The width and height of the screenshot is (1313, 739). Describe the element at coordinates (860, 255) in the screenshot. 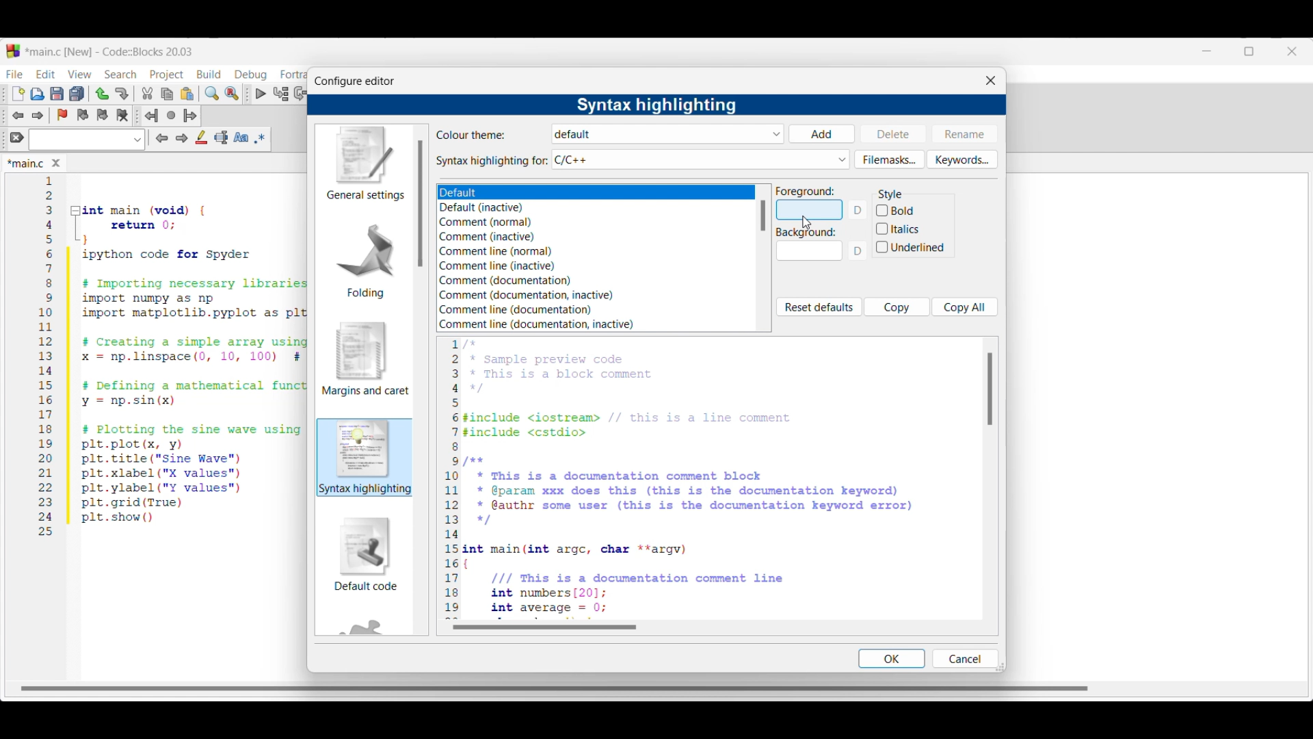

I see `D` at that location.